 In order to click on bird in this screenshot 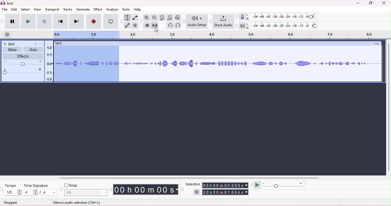, I will do `click(11, 4)`.